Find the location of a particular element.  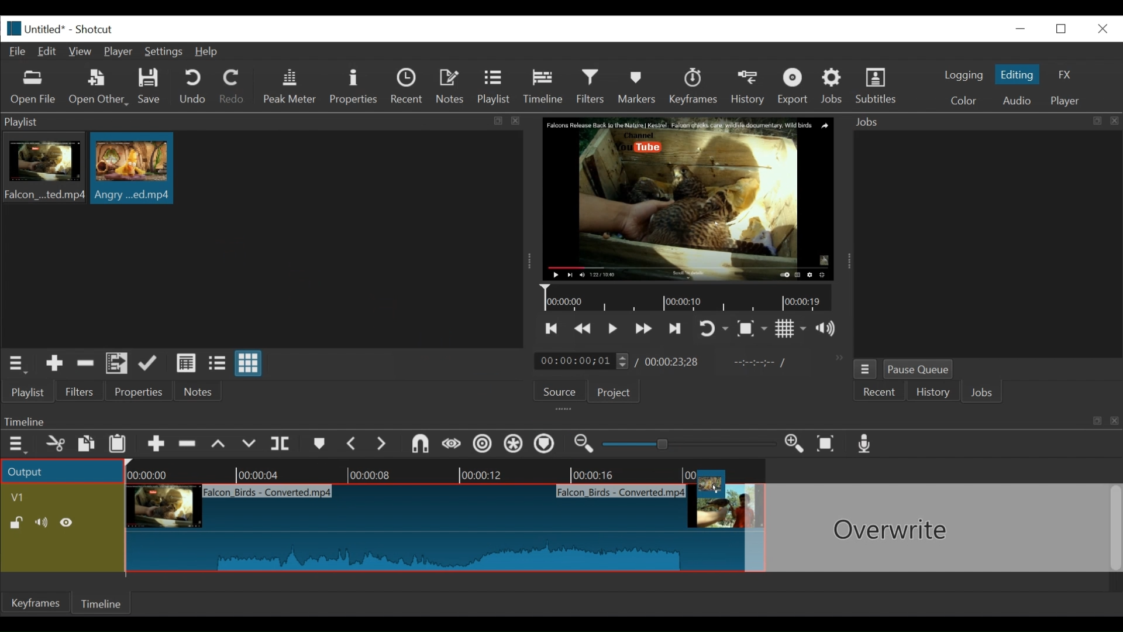

JOBS is located at coordinates (983, 394).